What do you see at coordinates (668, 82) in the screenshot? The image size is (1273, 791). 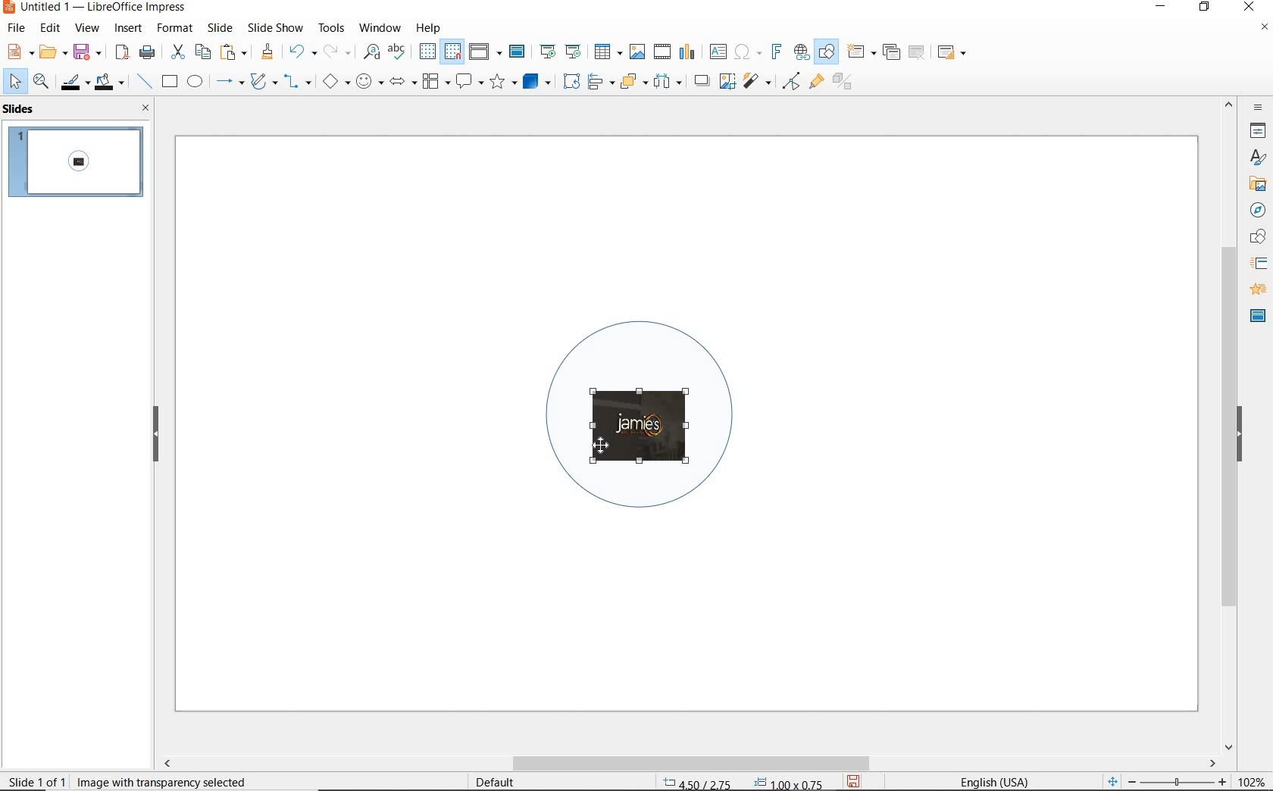 I see `select at least three objects to distribute` at bounding box center [668, 82].